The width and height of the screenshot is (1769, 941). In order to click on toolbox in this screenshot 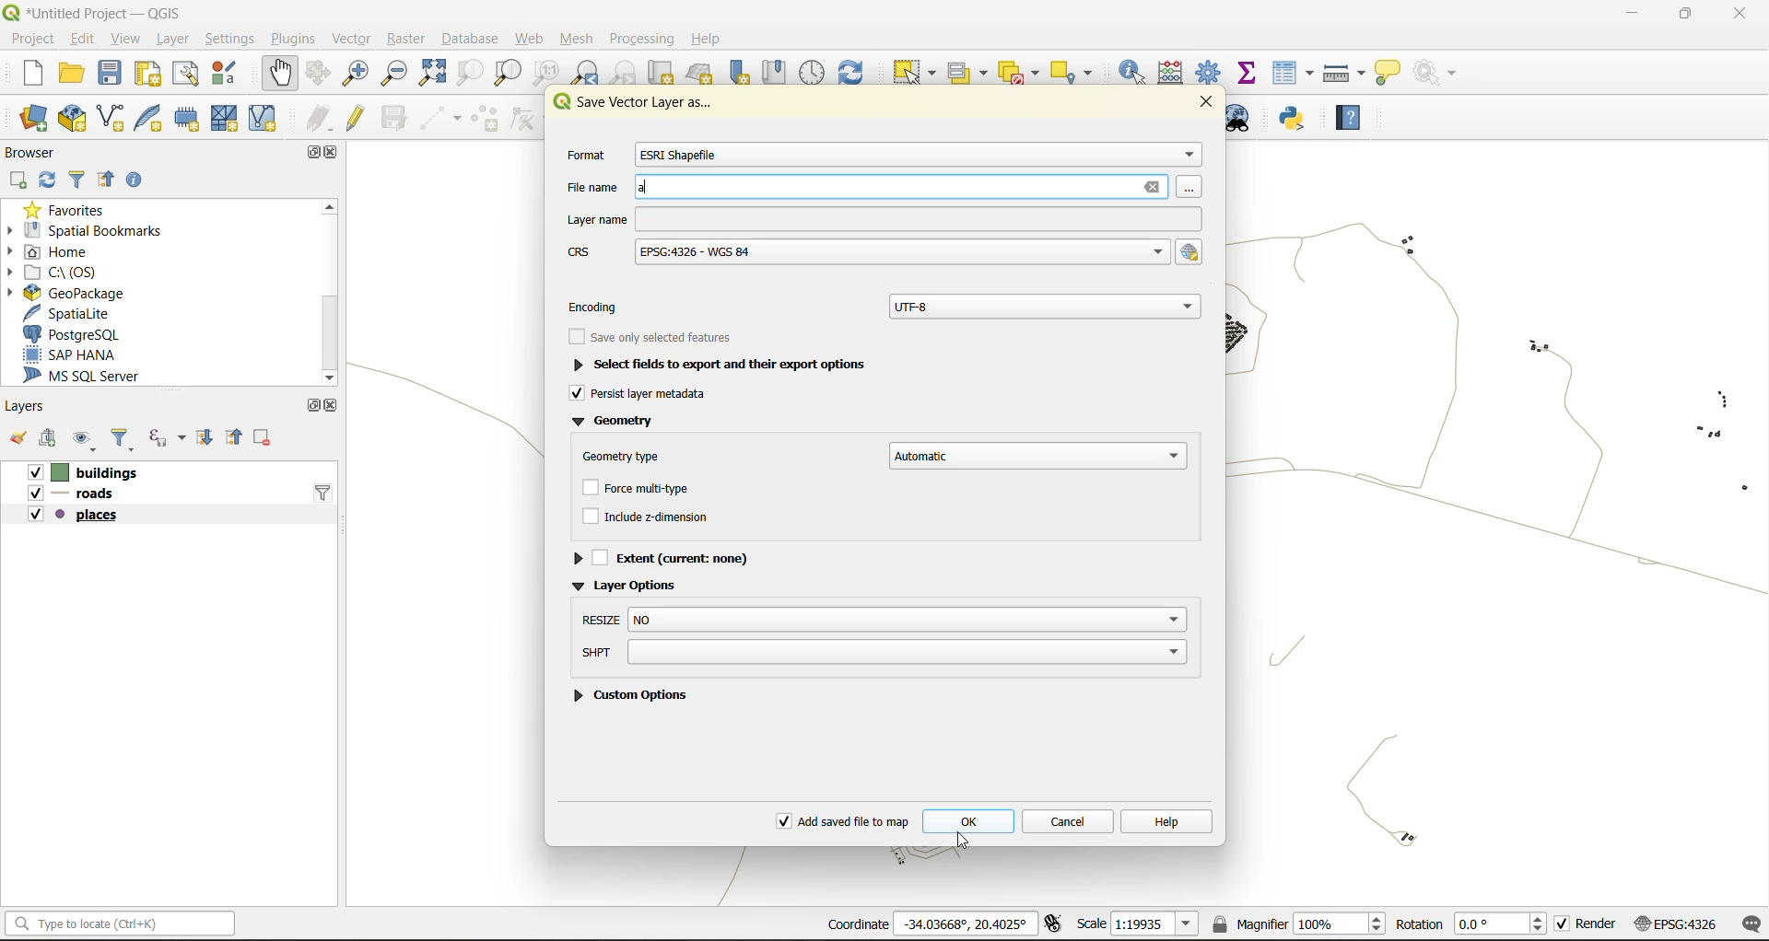, I will do `click(1211, 71)`.